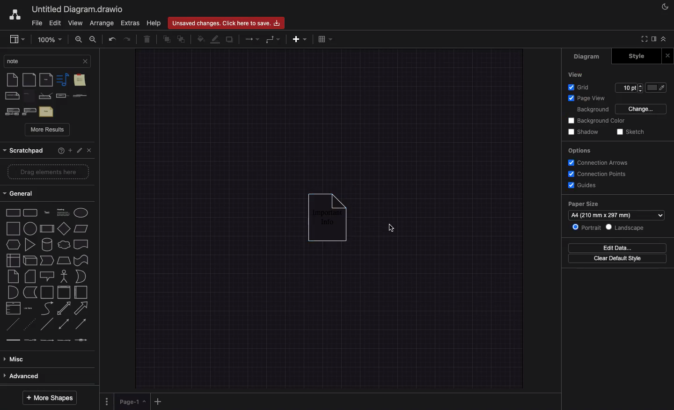 Image resolution: width=674 pixels, height=410 pixels. I want to click on general, so click(44, 192).